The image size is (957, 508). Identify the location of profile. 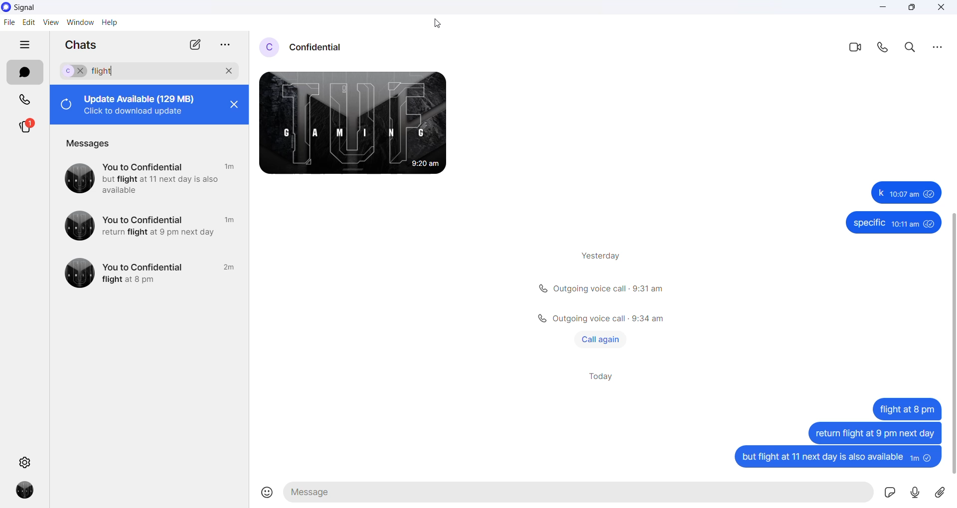
(26, 491).